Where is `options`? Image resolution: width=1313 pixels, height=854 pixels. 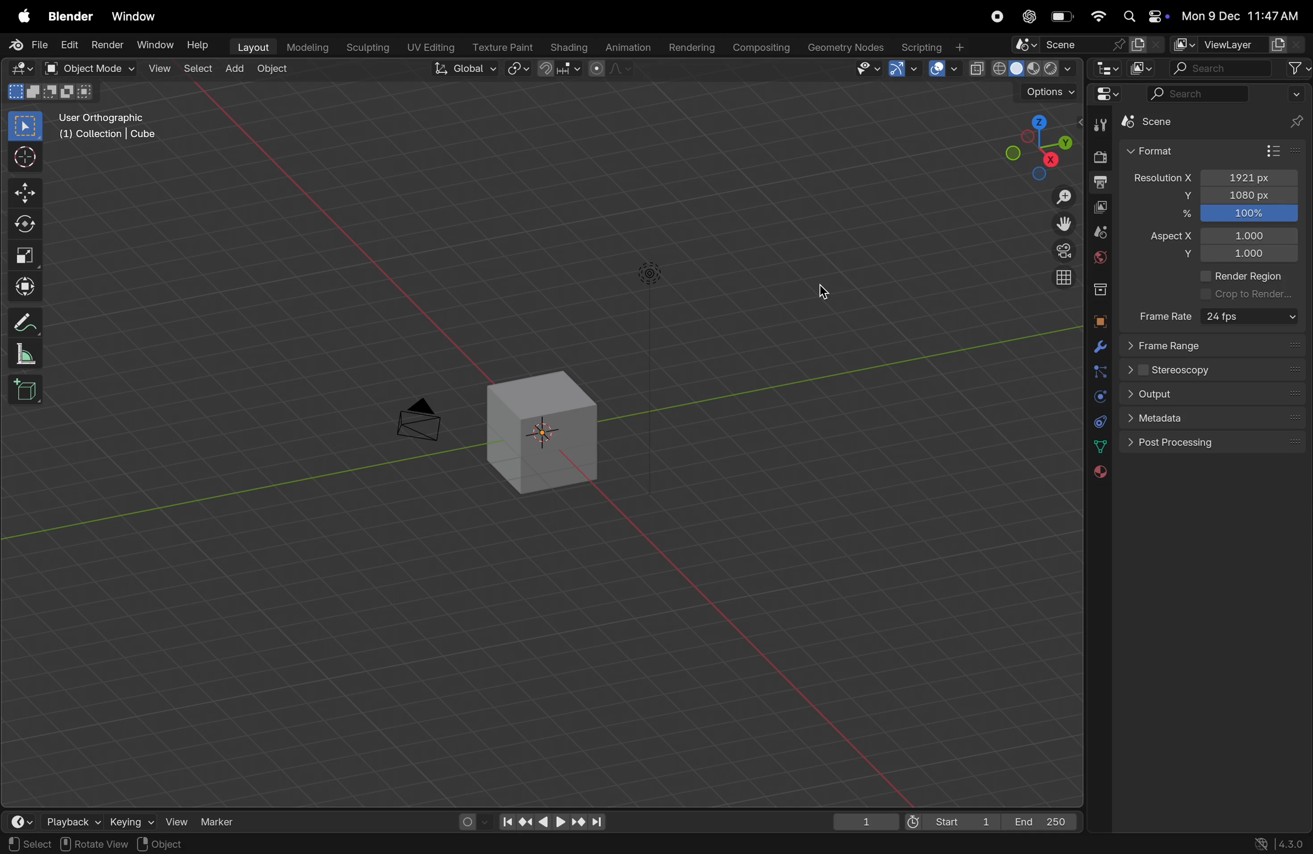
options is located at coordinates (1043, 90).